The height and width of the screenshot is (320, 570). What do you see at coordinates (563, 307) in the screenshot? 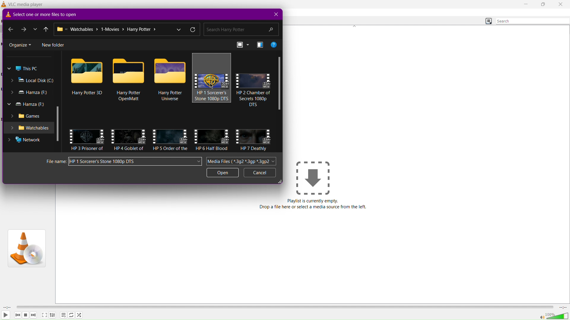
I see `Remaining time` at bounding box center [563, 307].